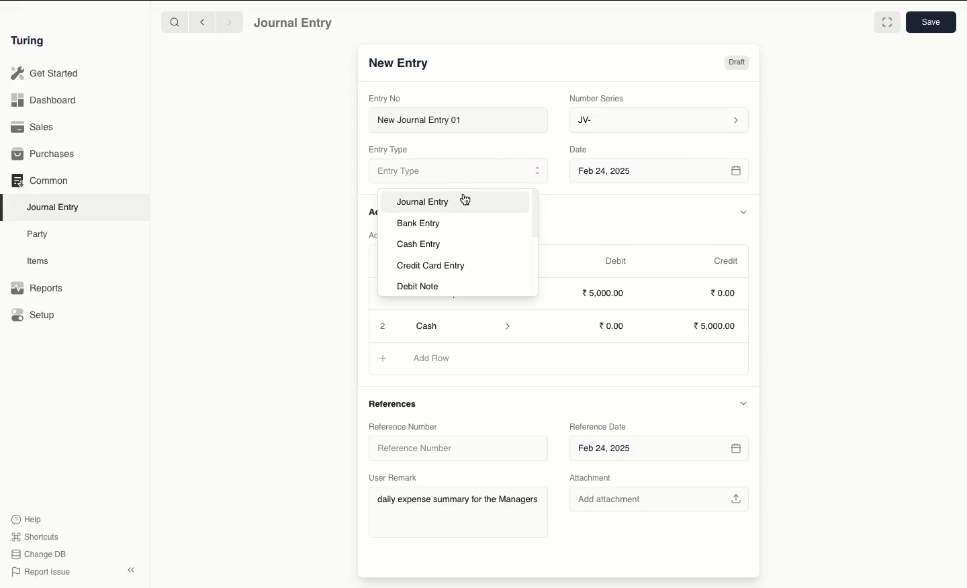  Describe the element at coordinates (598, 428) in the screenshot. I see `Reference Date` at that location.